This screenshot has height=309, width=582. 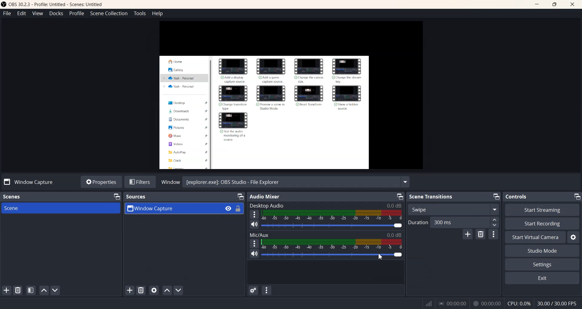 I want to click on Minimize, so click(x=400, y=197).